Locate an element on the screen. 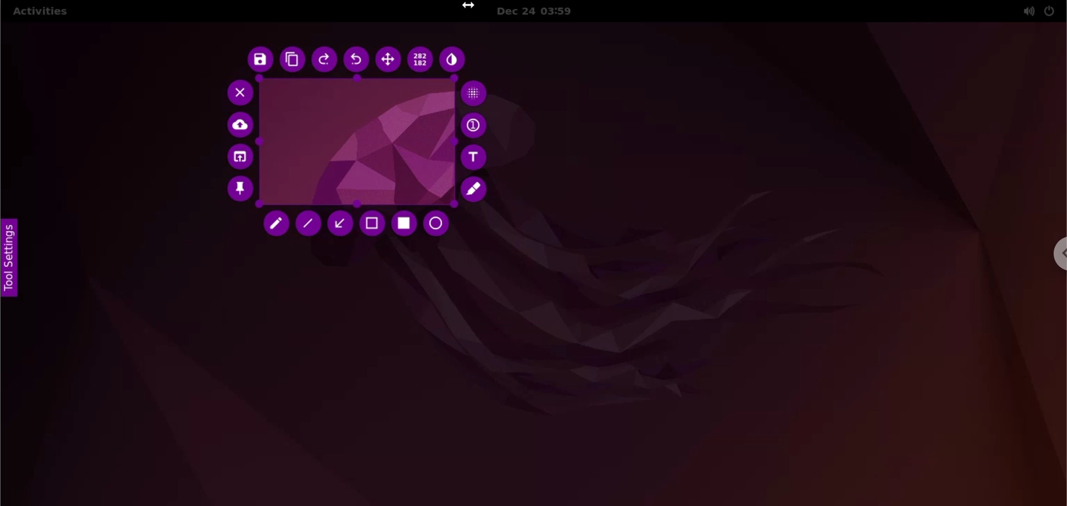 This screenshot has height=506, width=1067. x and y coordinates is located at coordinates (418, 59).